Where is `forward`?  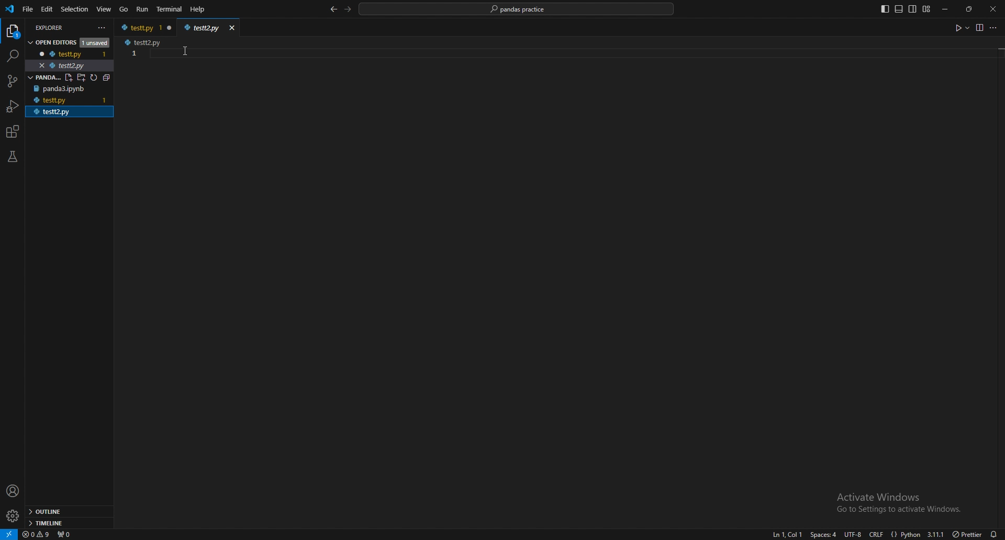 forward is located at coordinates (348, 9).